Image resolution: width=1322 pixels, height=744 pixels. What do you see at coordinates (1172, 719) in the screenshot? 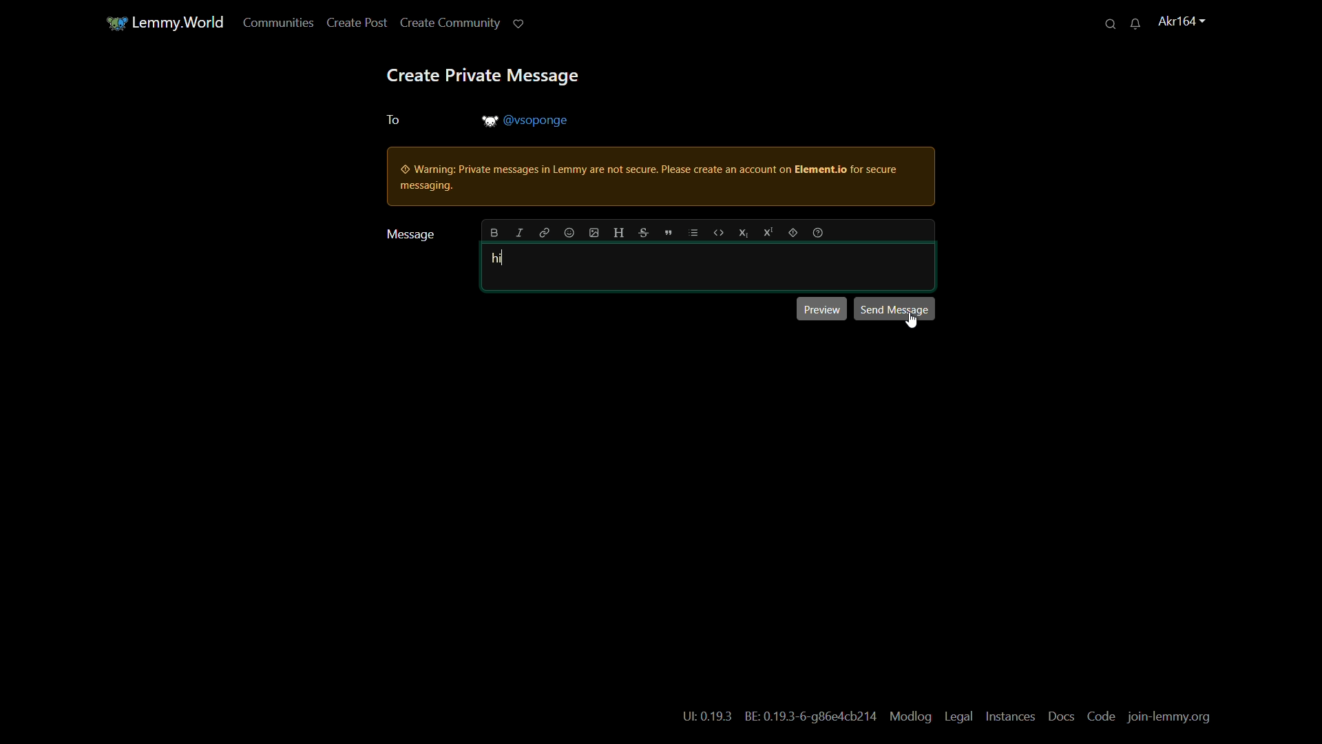
I see `join-lemmy.org` at bounding box center [1172, 719].